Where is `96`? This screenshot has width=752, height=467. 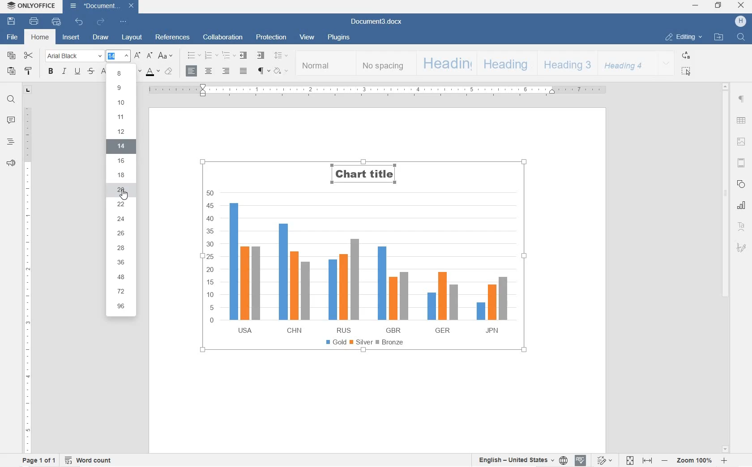
96 is located at coordinates (121, 307).